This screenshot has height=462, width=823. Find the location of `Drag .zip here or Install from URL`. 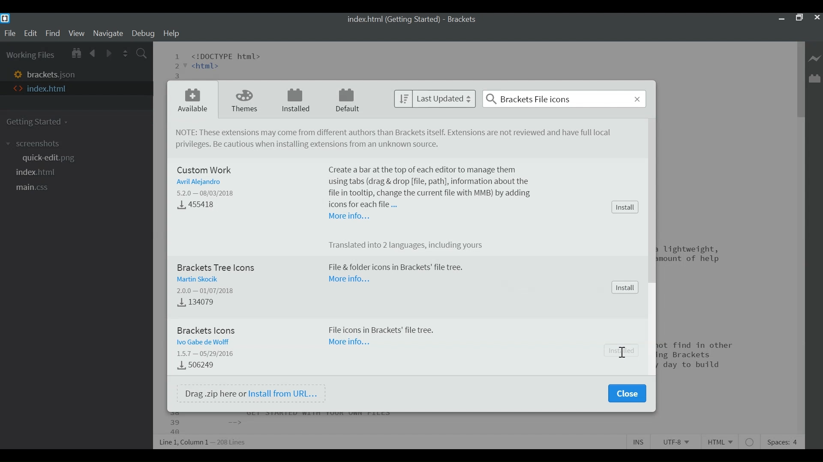

Drag .zip here or Install from URL is located at coordinates (251, 393).